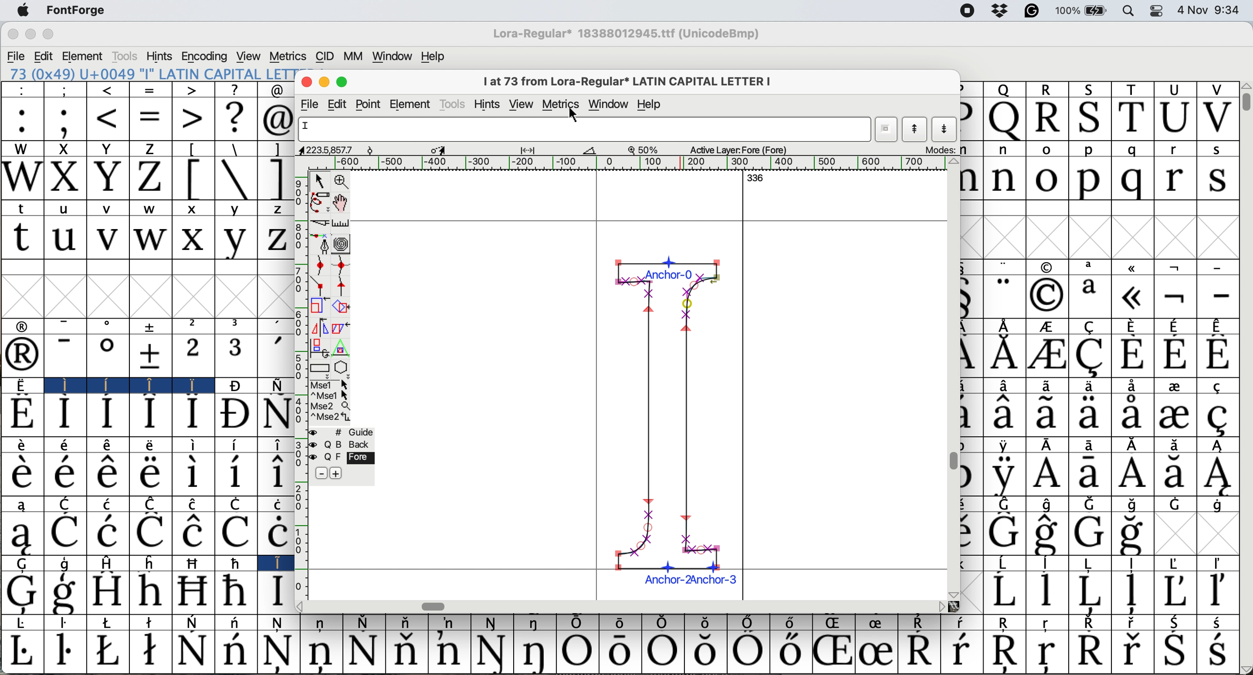  I want to click on Symbol, so click(233, 415).